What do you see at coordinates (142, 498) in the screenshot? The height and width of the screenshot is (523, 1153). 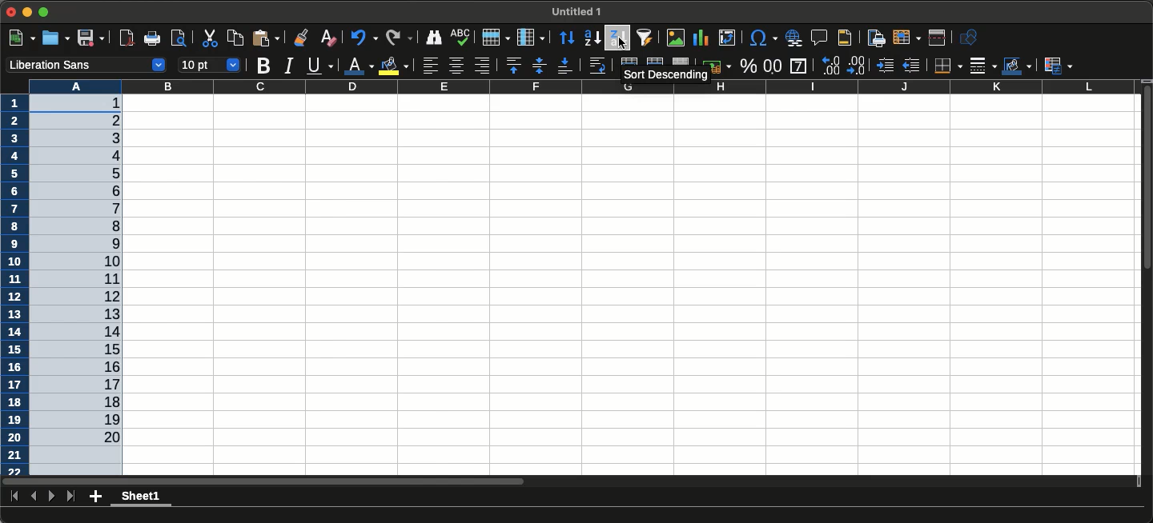 I see `Current sheet` at bounding box center [142, 498].